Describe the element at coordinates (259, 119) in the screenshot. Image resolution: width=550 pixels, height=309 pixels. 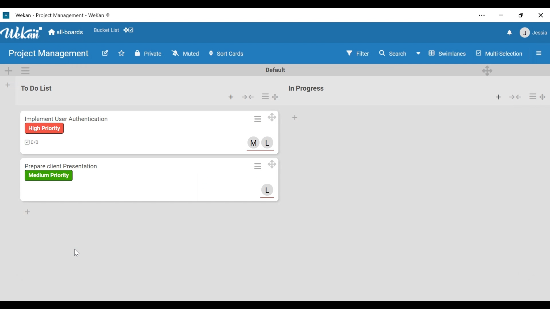
I see `card actions` at that location.